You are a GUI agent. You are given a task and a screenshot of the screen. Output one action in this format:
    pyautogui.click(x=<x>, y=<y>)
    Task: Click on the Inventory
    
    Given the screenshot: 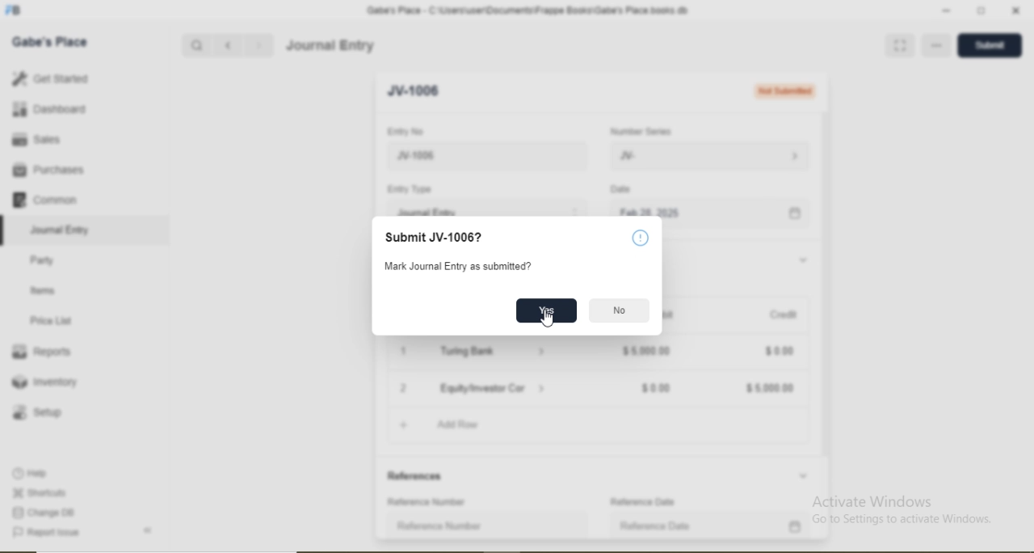 What is the action you would take?
    pyautogui.click(x=45, y=382)
    